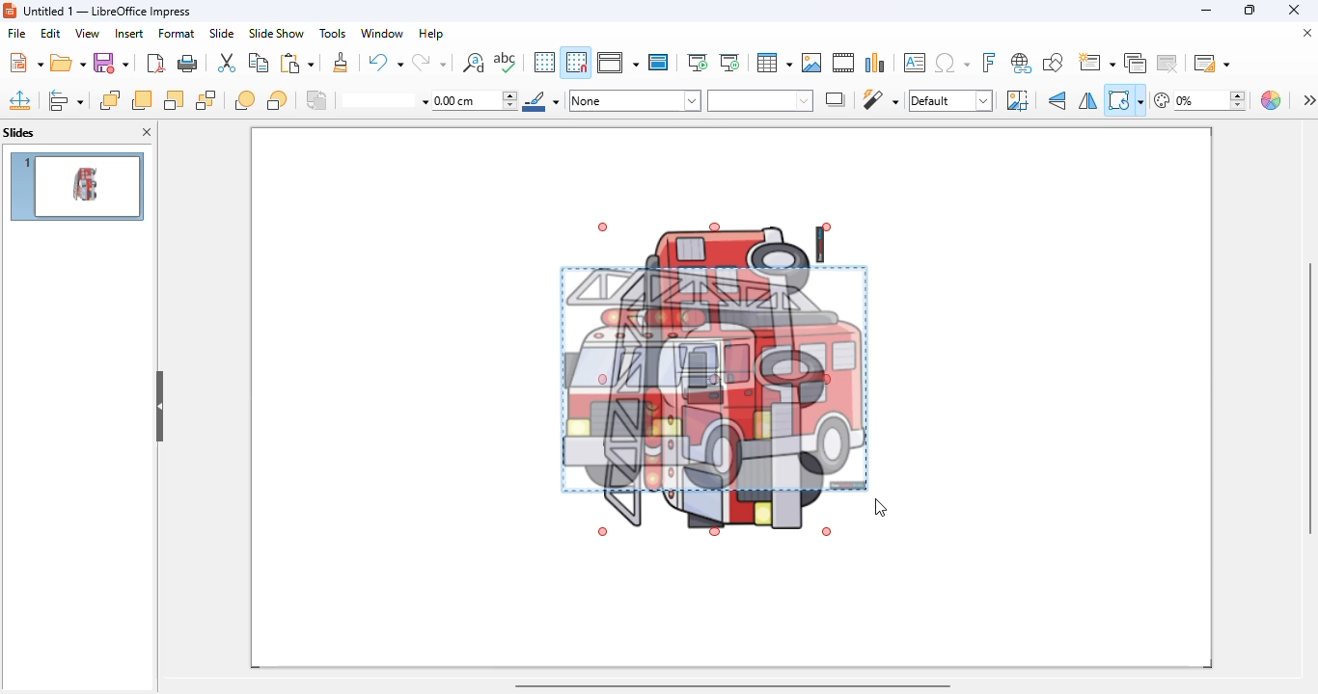 The width and height of the screenshot is (1318, 694). I want to click on help, so click(431, 33).